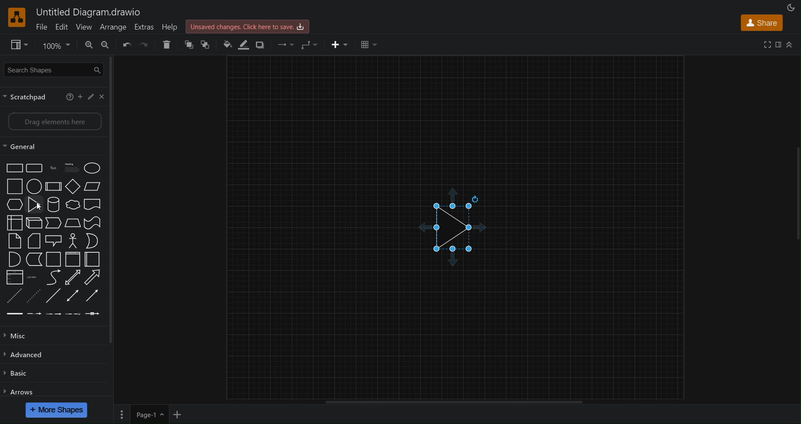 Image resolution: width=801 pixels, height=424 pixels. I want to click on File , so click(43, 26).